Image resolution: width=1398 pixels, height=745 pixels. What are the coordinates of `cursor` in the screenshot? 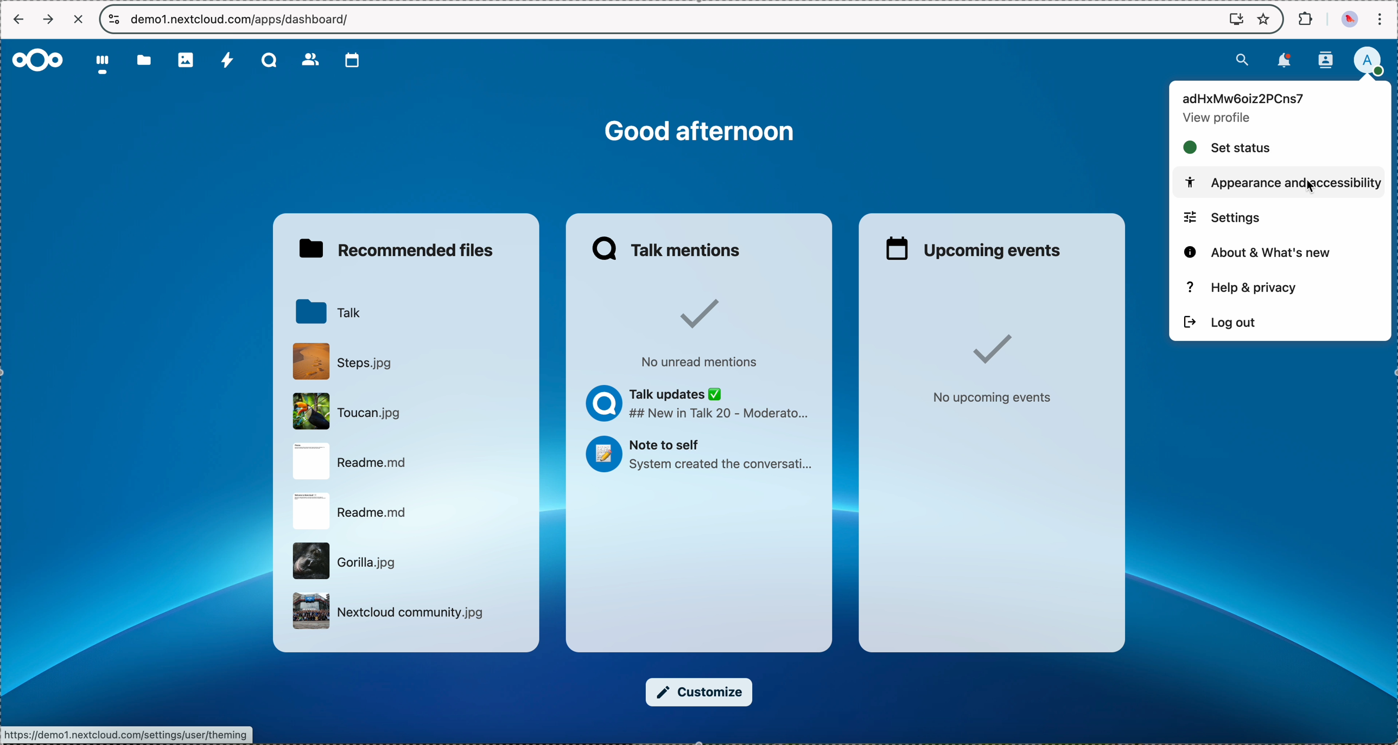 It's located at (1316, 189).